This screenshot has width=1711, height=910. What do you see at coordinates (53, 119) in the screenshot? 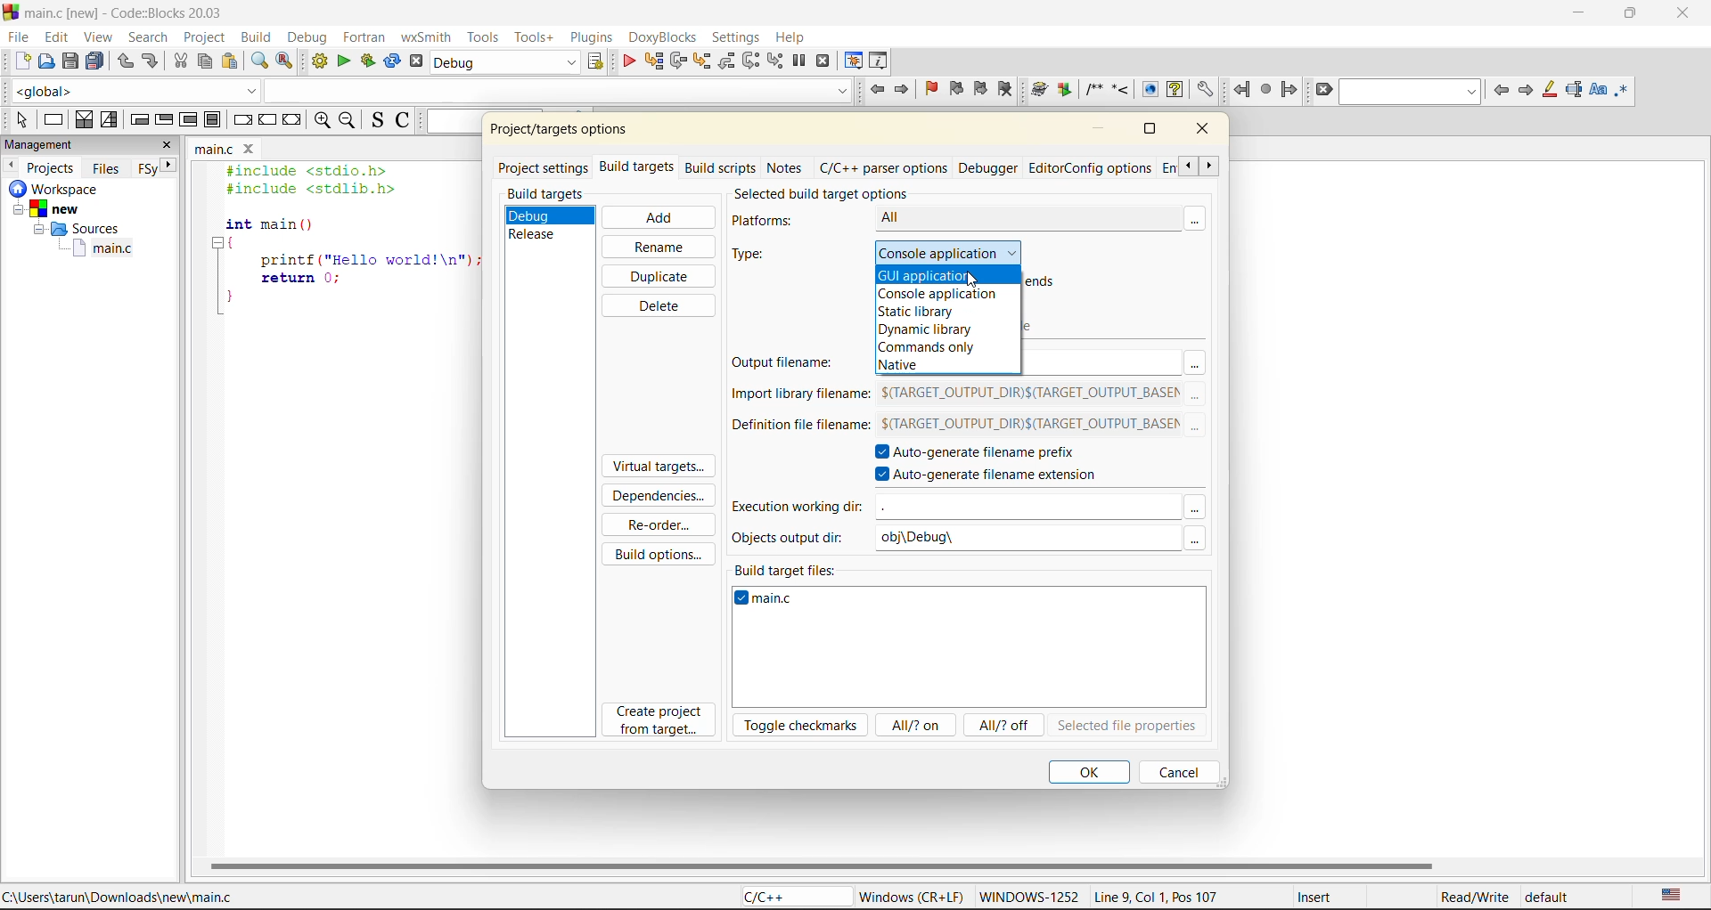
I see `instruction` at bounding box center [53, 119].